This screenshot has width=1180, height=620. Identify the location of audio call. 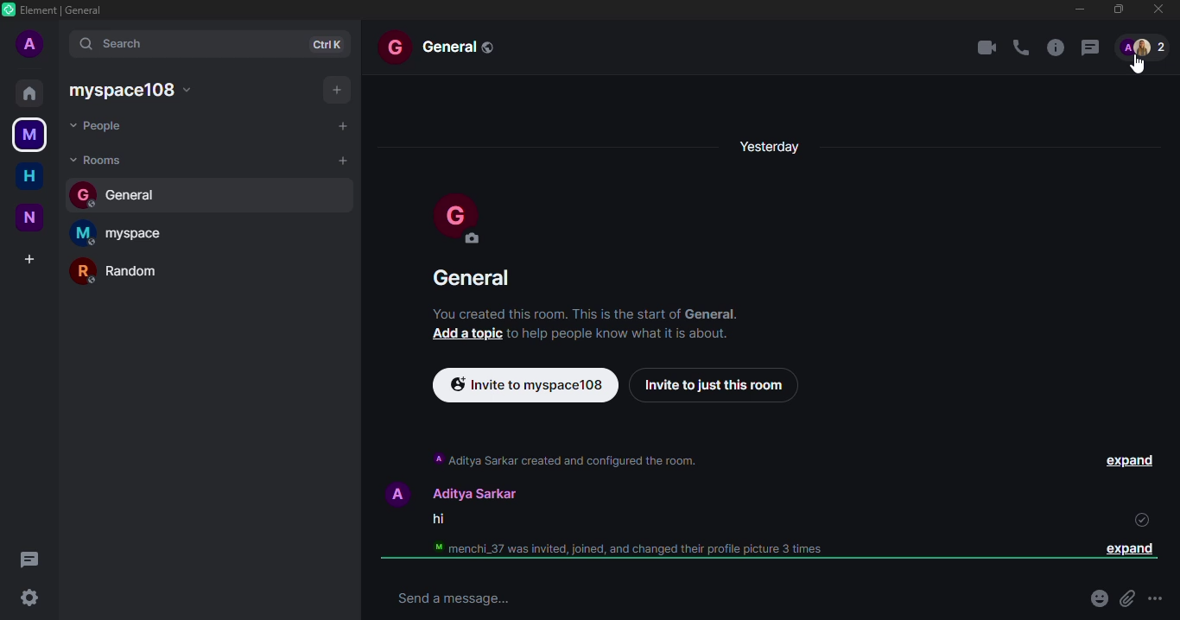
(1020, 47).